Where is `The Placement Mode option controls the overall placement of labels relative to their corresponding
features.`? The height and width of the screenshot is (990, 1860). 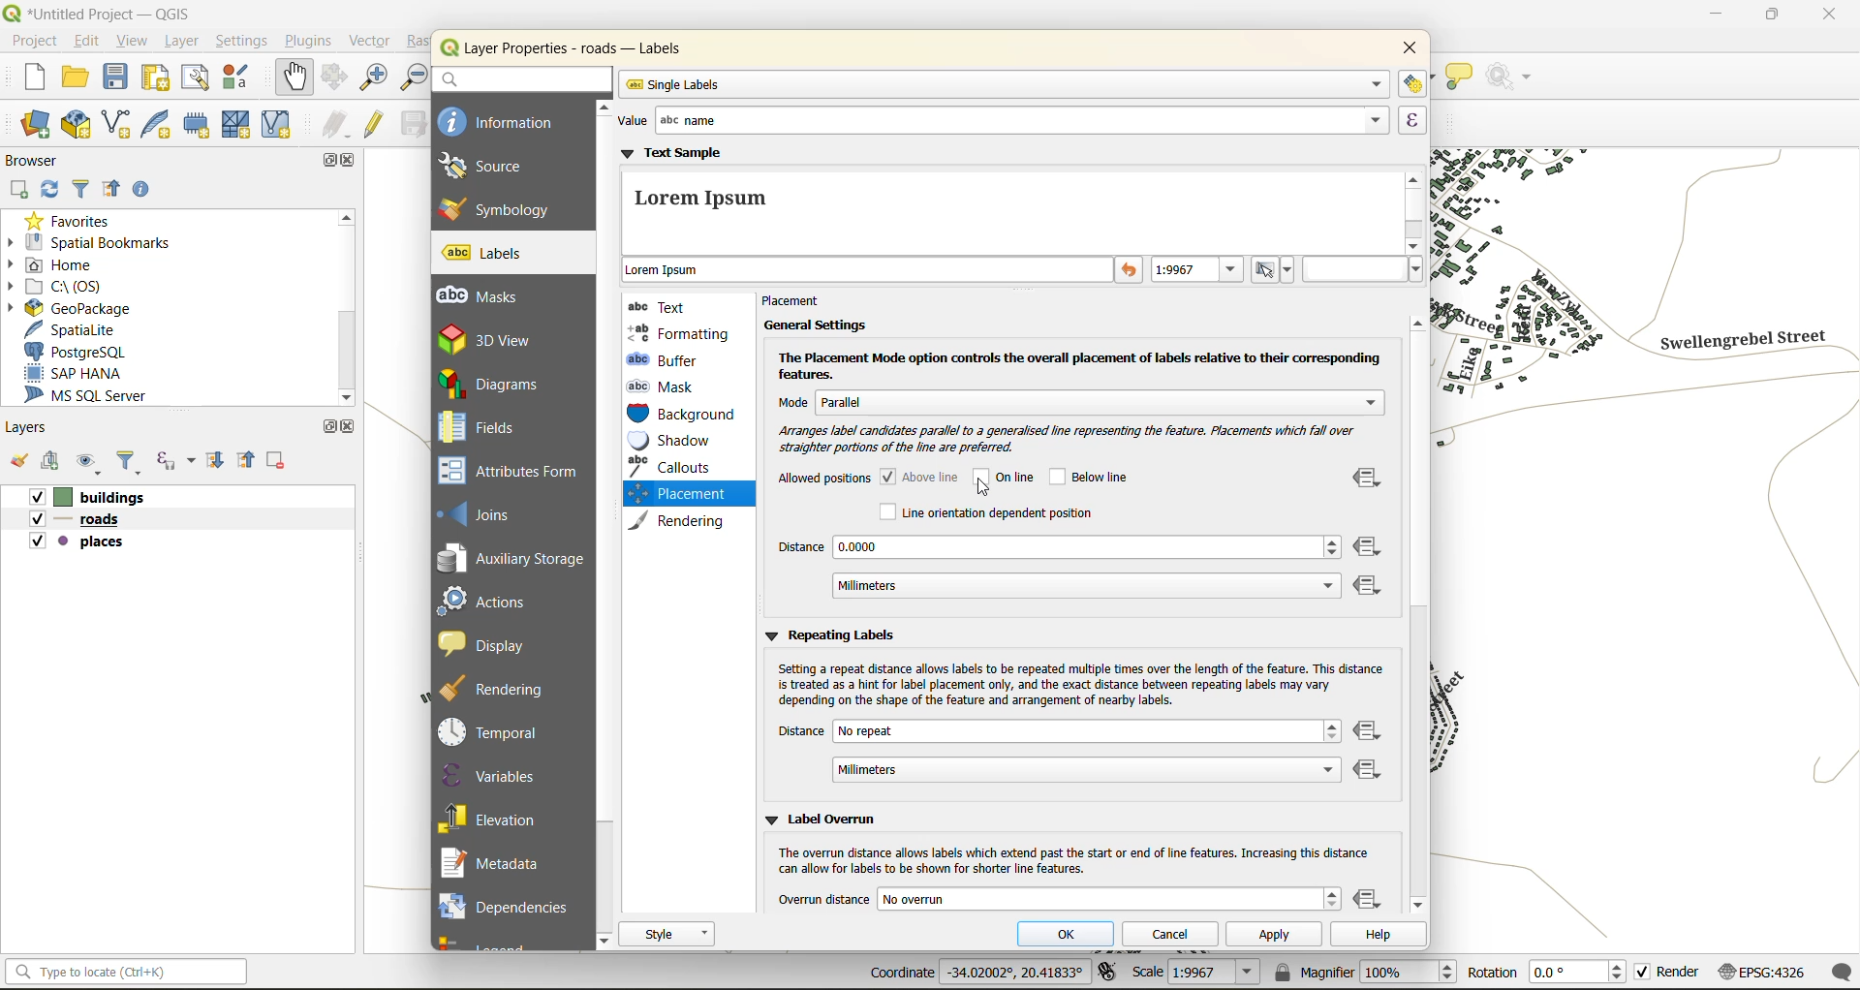 The Placement Mode option controls the overall placement of labels relative to their corresponding
features. is located at coordinates (1079, 367).